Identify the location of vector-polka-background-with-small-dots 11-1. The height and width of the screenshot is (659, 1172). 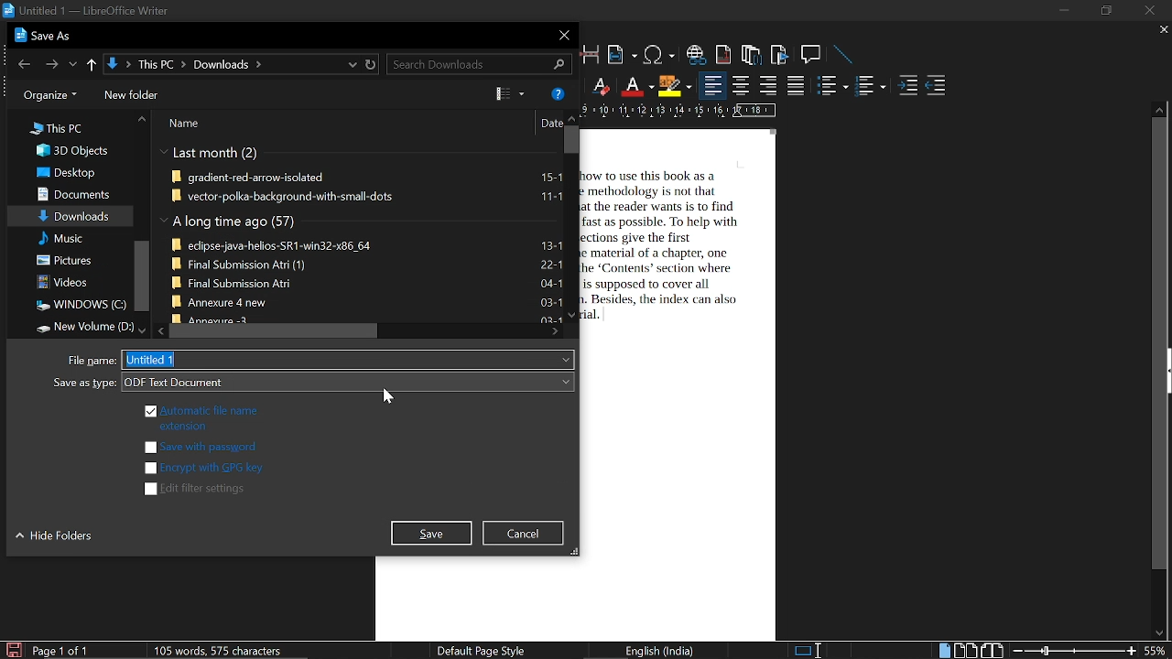
(367, 196).